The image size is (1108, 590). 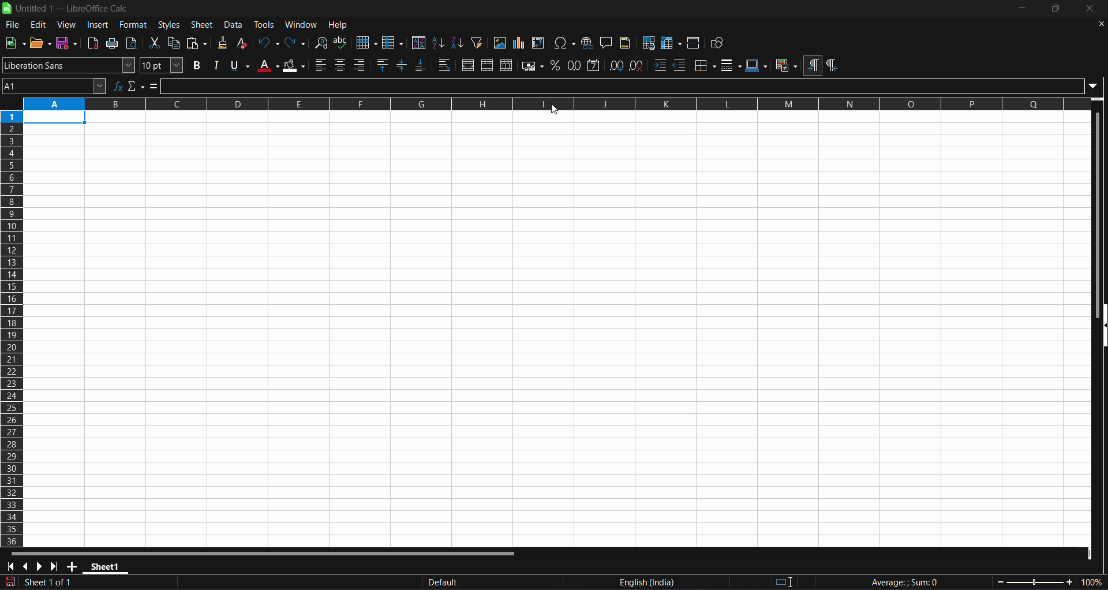 I want to click on rows, so click(x=553, y=103).